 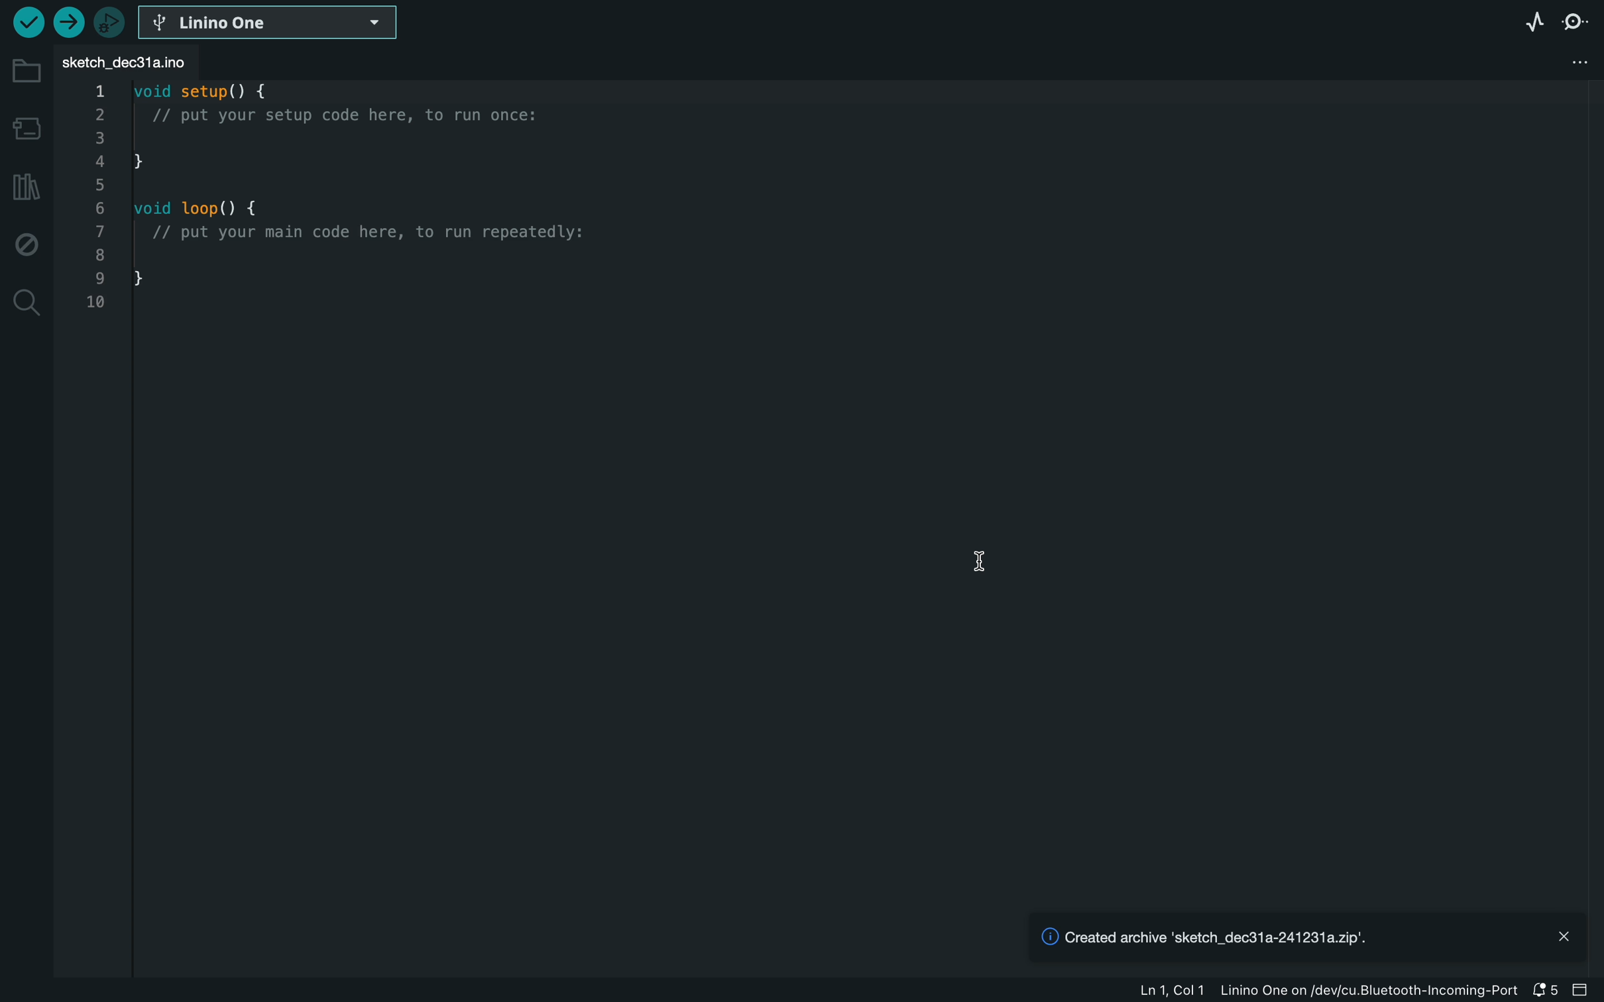 What do you see at coordinates (271, 24) in the screenshot?
I see `board select` at bounding box center [271, 24].